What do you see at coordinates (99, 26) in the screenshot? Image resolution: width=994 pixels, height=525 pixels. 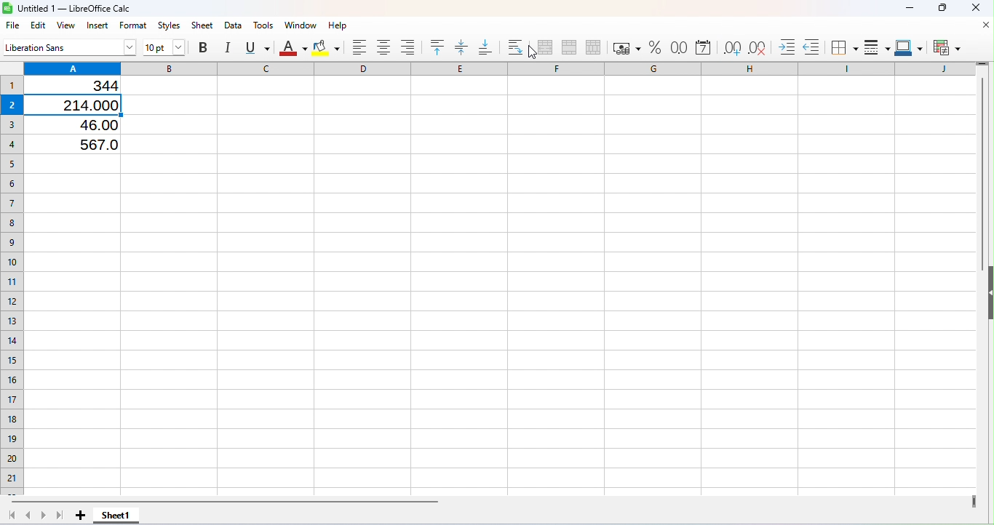 I see `Insert` at bounding box center [99, 26].